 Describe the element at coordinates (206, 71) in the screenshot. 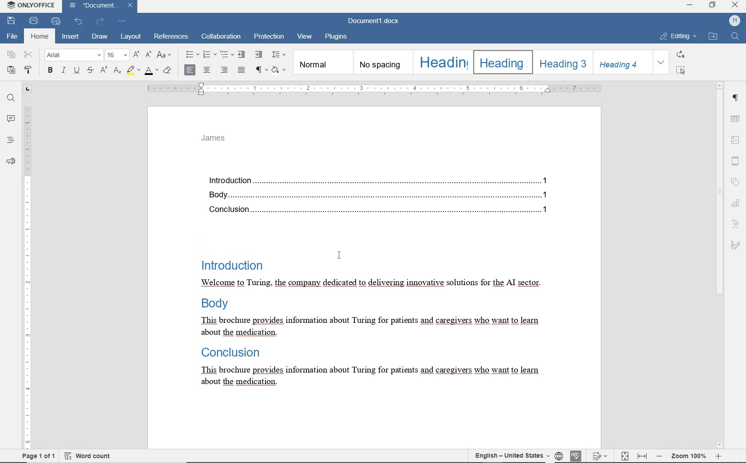

I see `align center` at that location.